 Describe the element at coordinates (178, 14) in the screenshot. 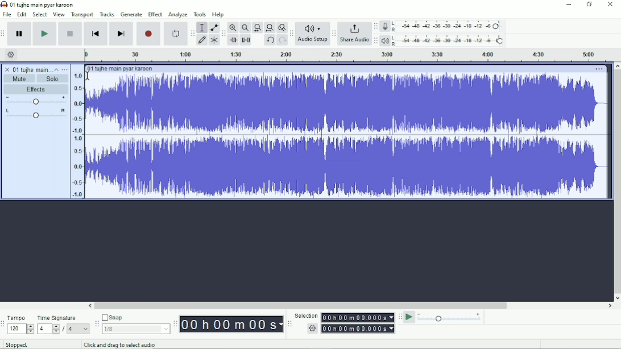

I see `Analyze` at that location.